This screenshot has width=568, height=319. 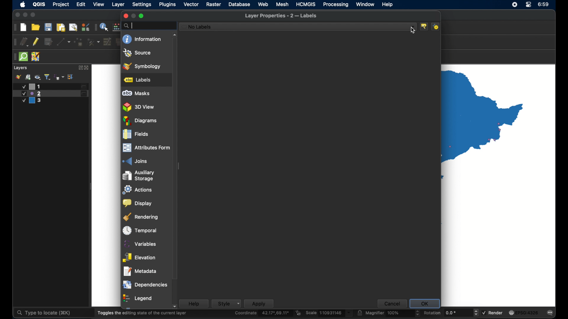 I want to click on maximize , so click(x=33, y=15).